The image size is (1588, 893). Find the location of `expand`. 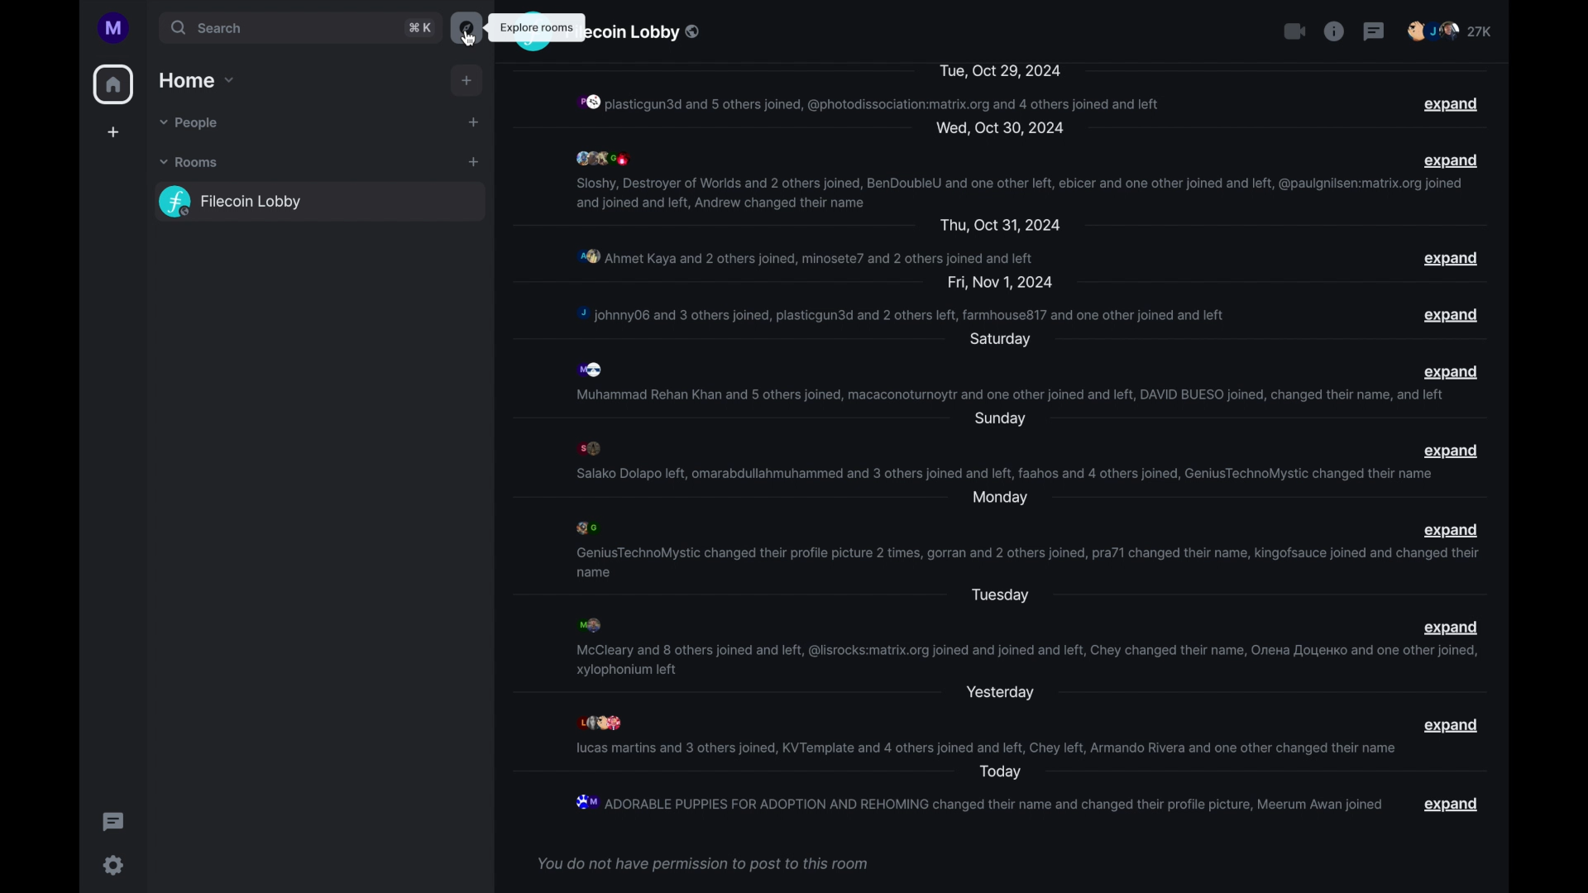

expand is located at coordinates (1450, 105).